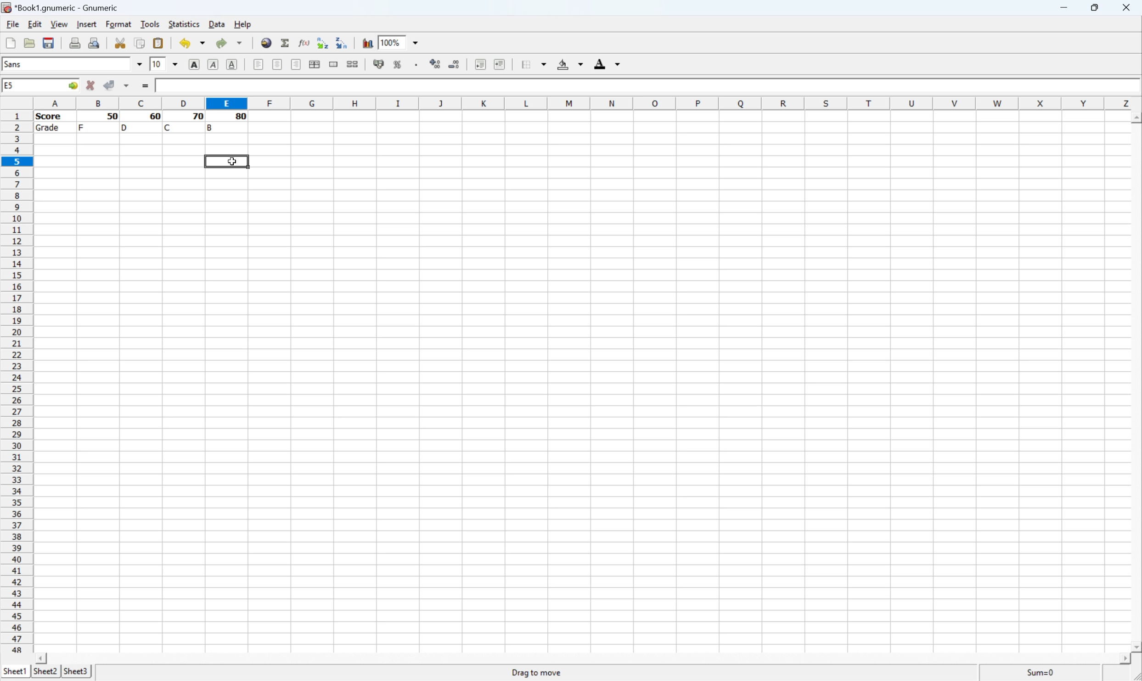  Describe the element at coordinates (119, 41) in the screenshot. I see `Cut the selection` at that location.